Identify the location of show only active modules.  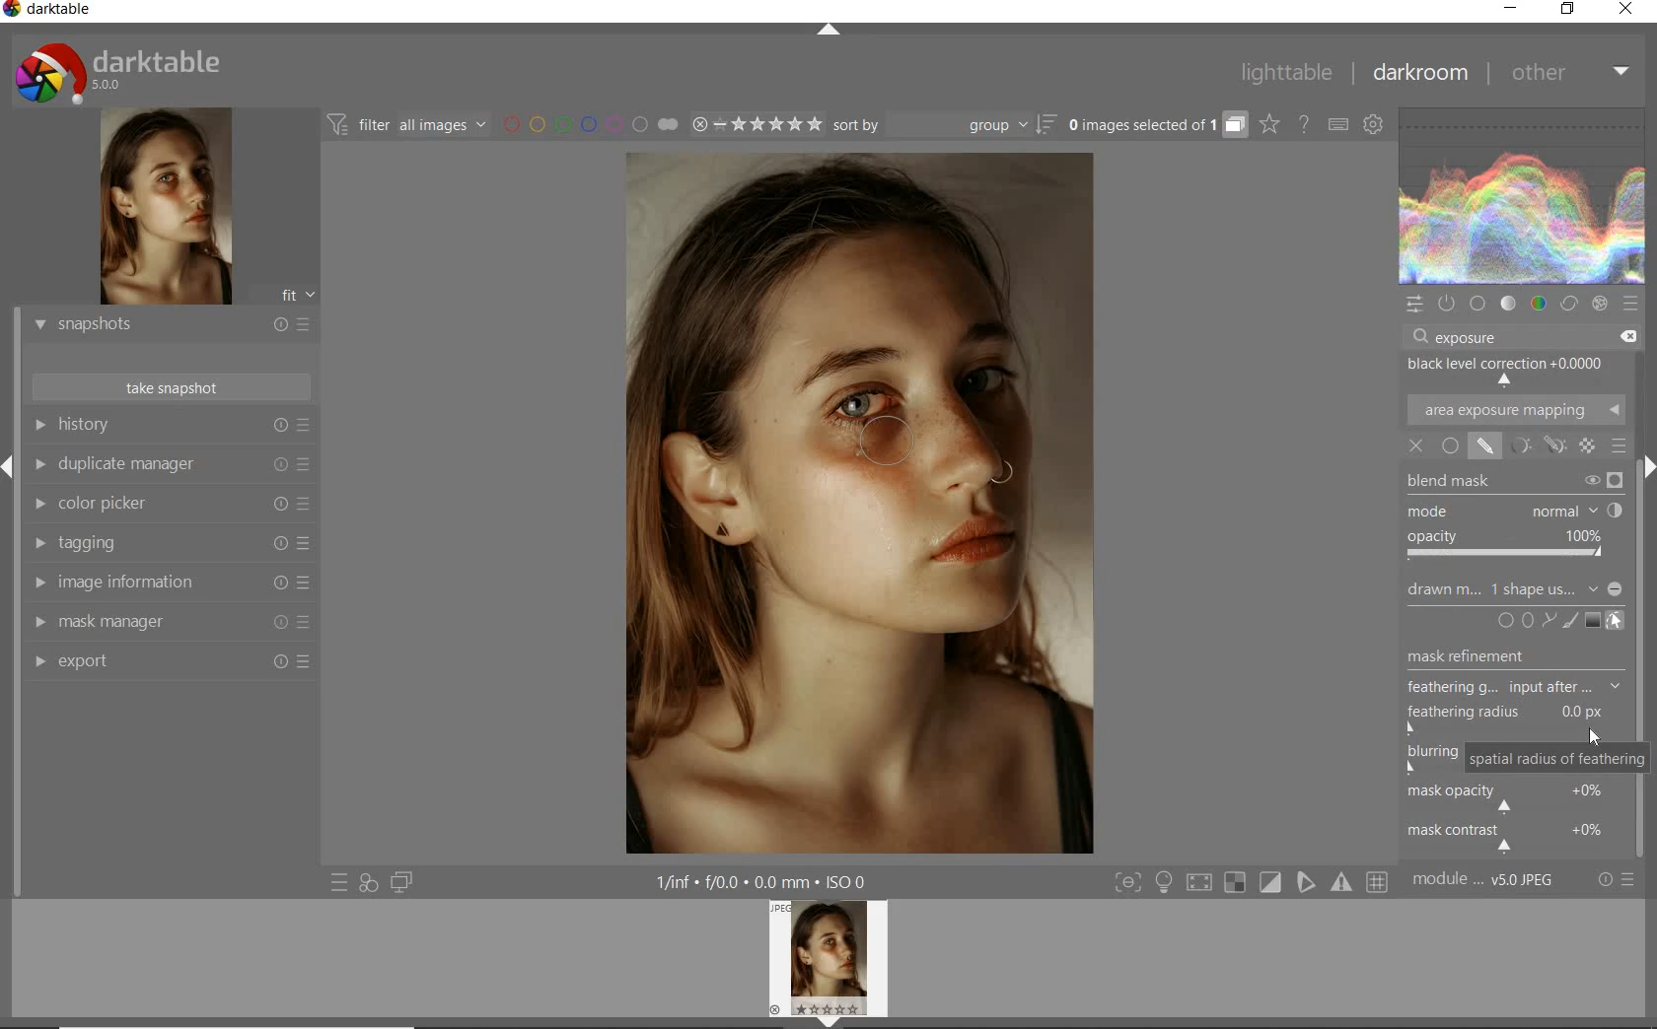
(1446, 305).